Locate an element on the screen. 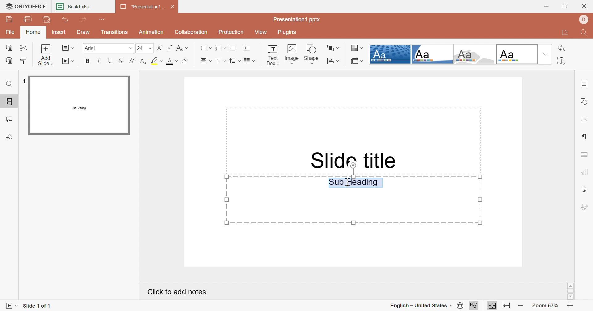 The image size is (593, 311). Image settings is located at coordinates (583, 119).